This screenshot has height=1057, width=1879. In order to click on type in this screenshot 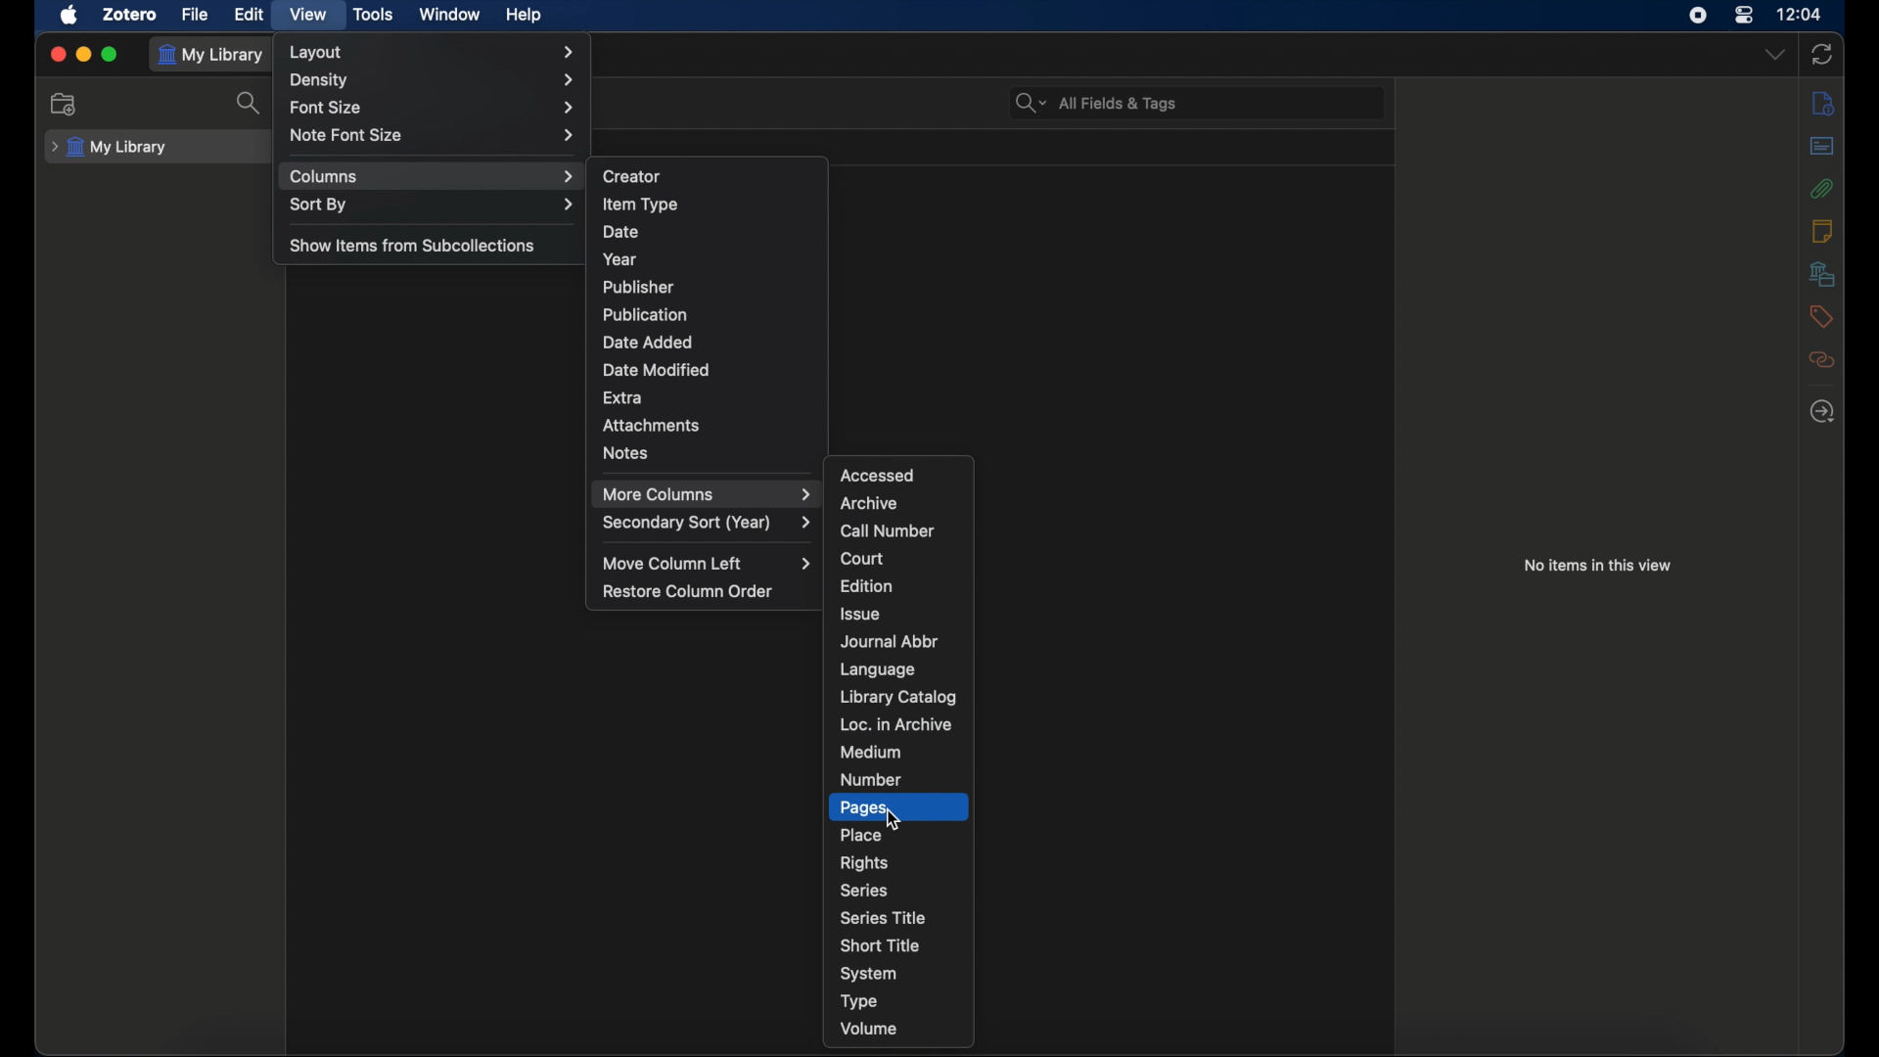, I will do `click(859, 1003)`.